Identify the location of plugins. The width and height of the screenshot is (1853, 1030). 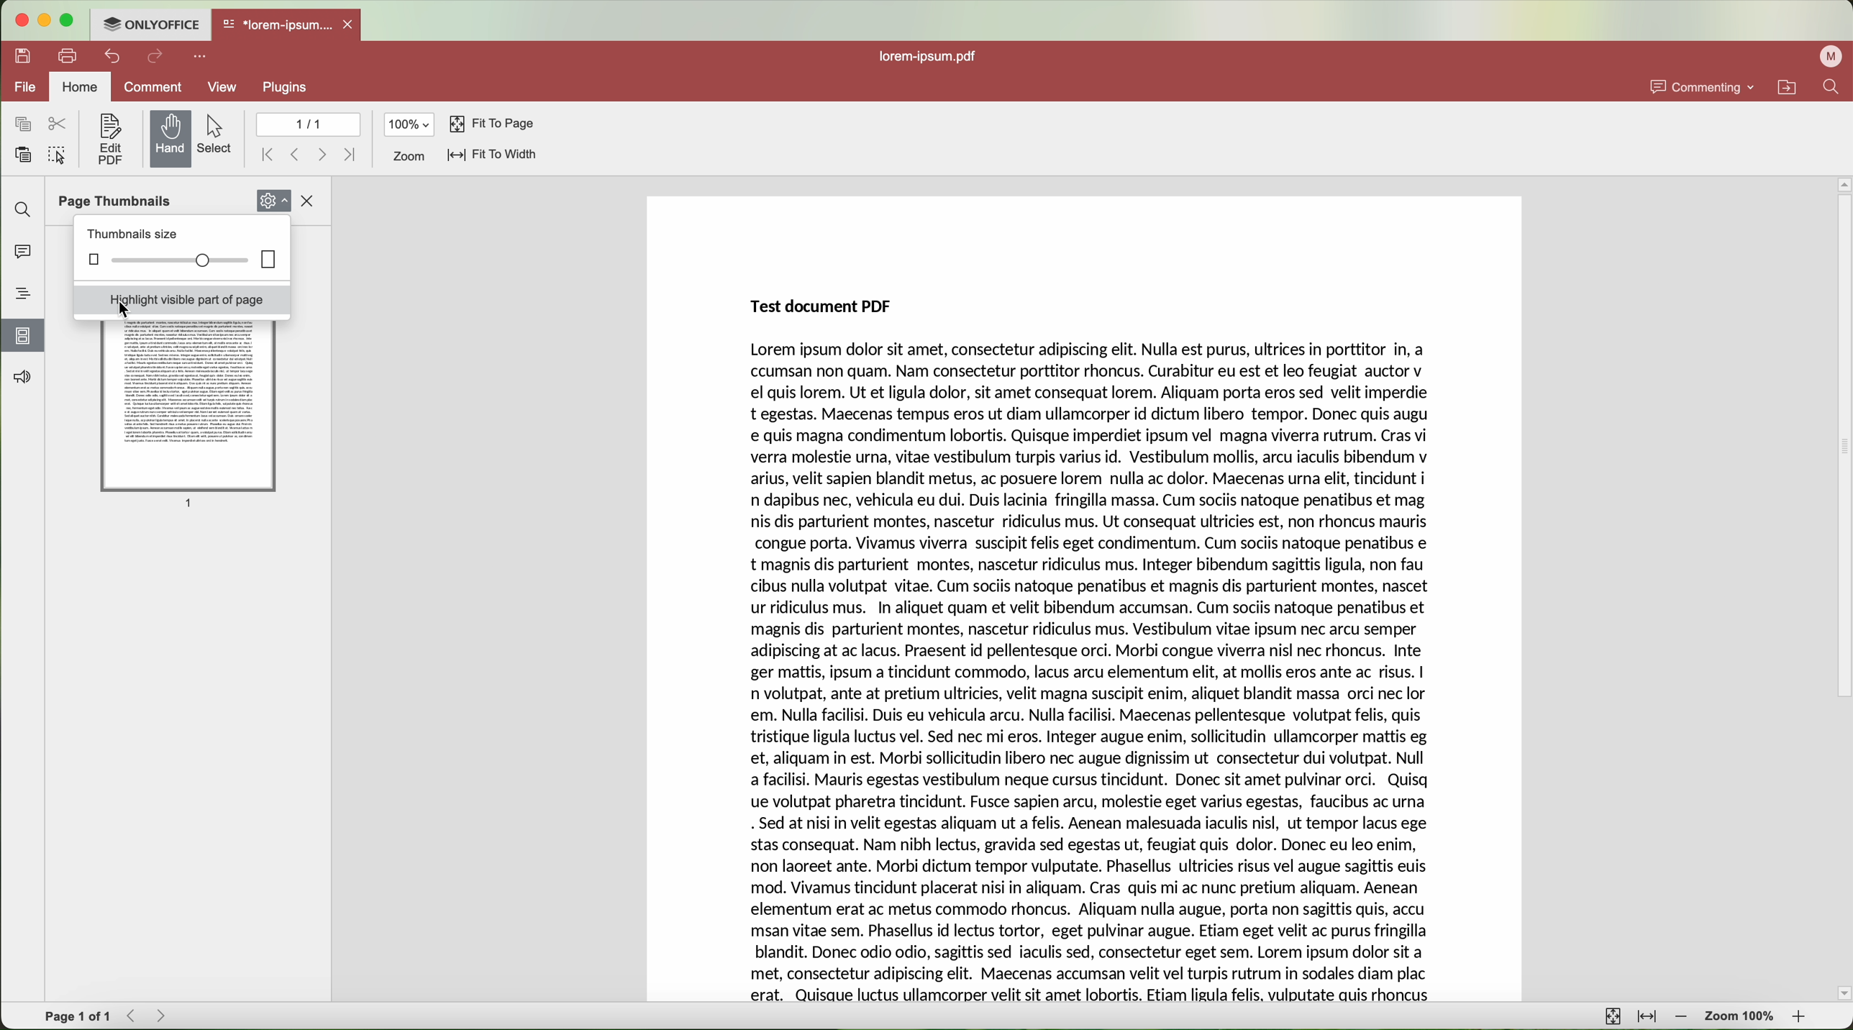
(285, 88).